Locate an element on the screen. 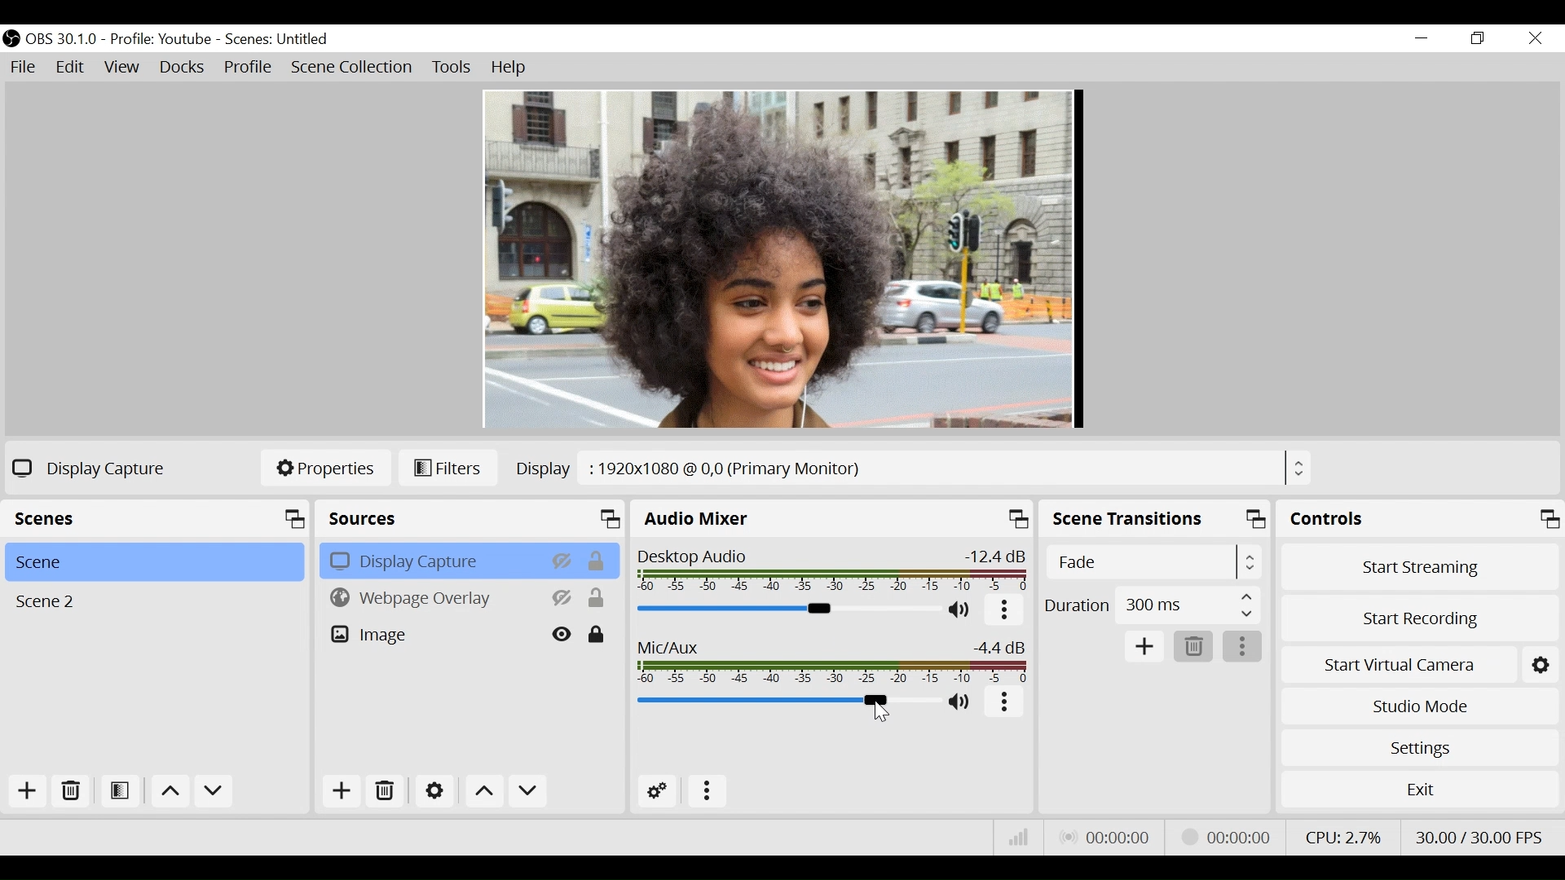  Open Filter Scene is located at coordinates (121, 791).